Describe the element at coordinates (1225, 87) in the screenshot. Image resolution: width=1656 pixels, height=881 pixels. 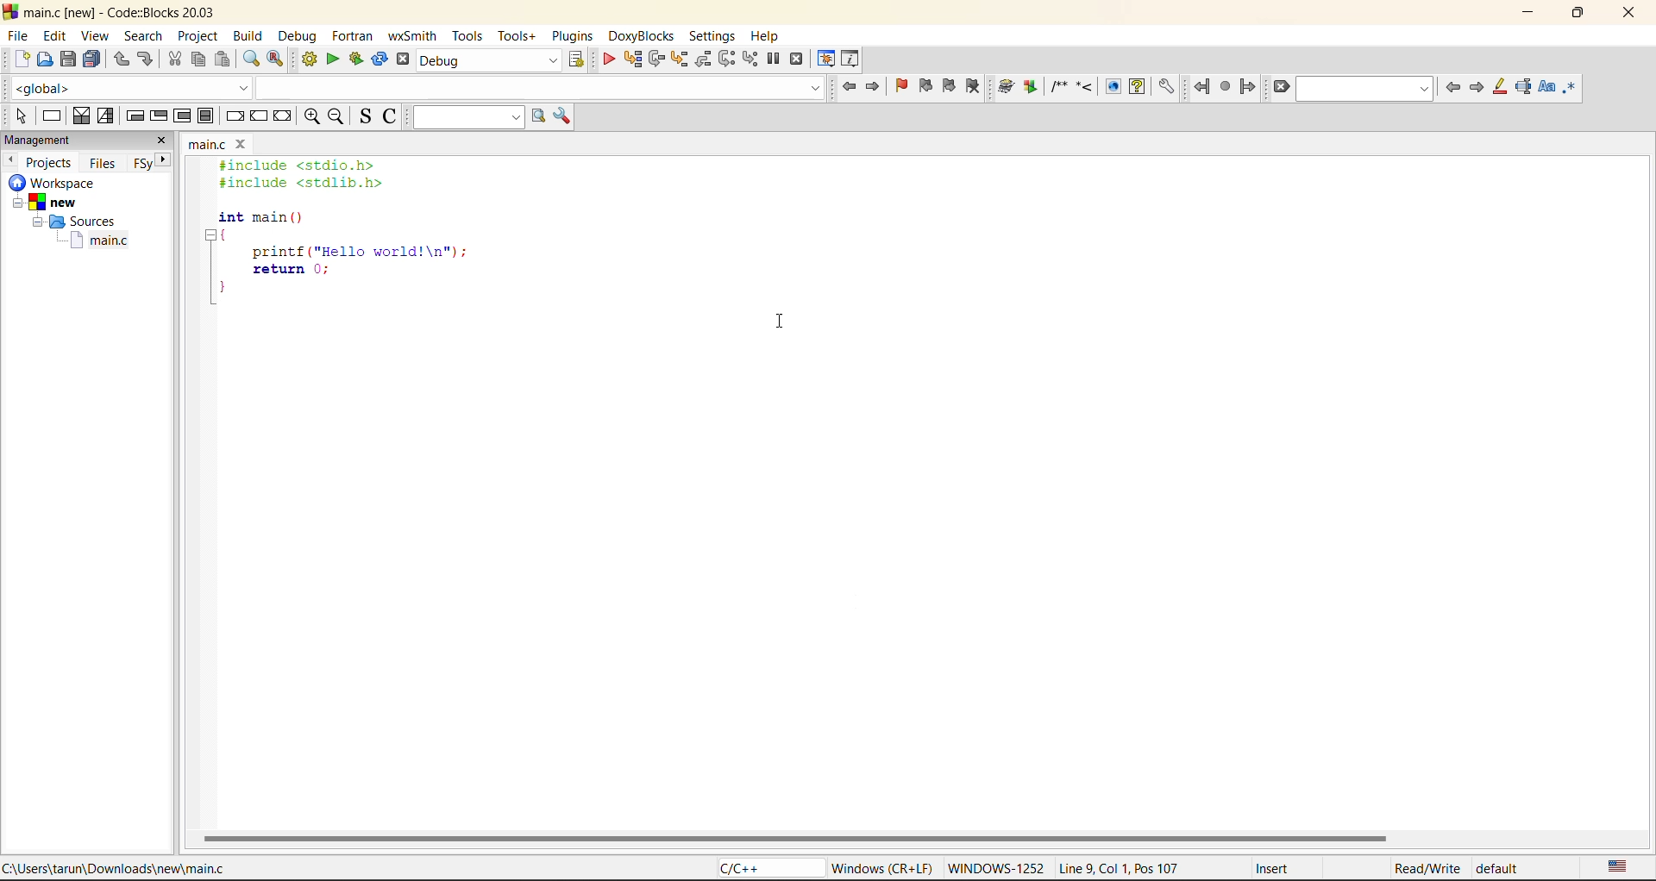
I see `last jump` at that location.